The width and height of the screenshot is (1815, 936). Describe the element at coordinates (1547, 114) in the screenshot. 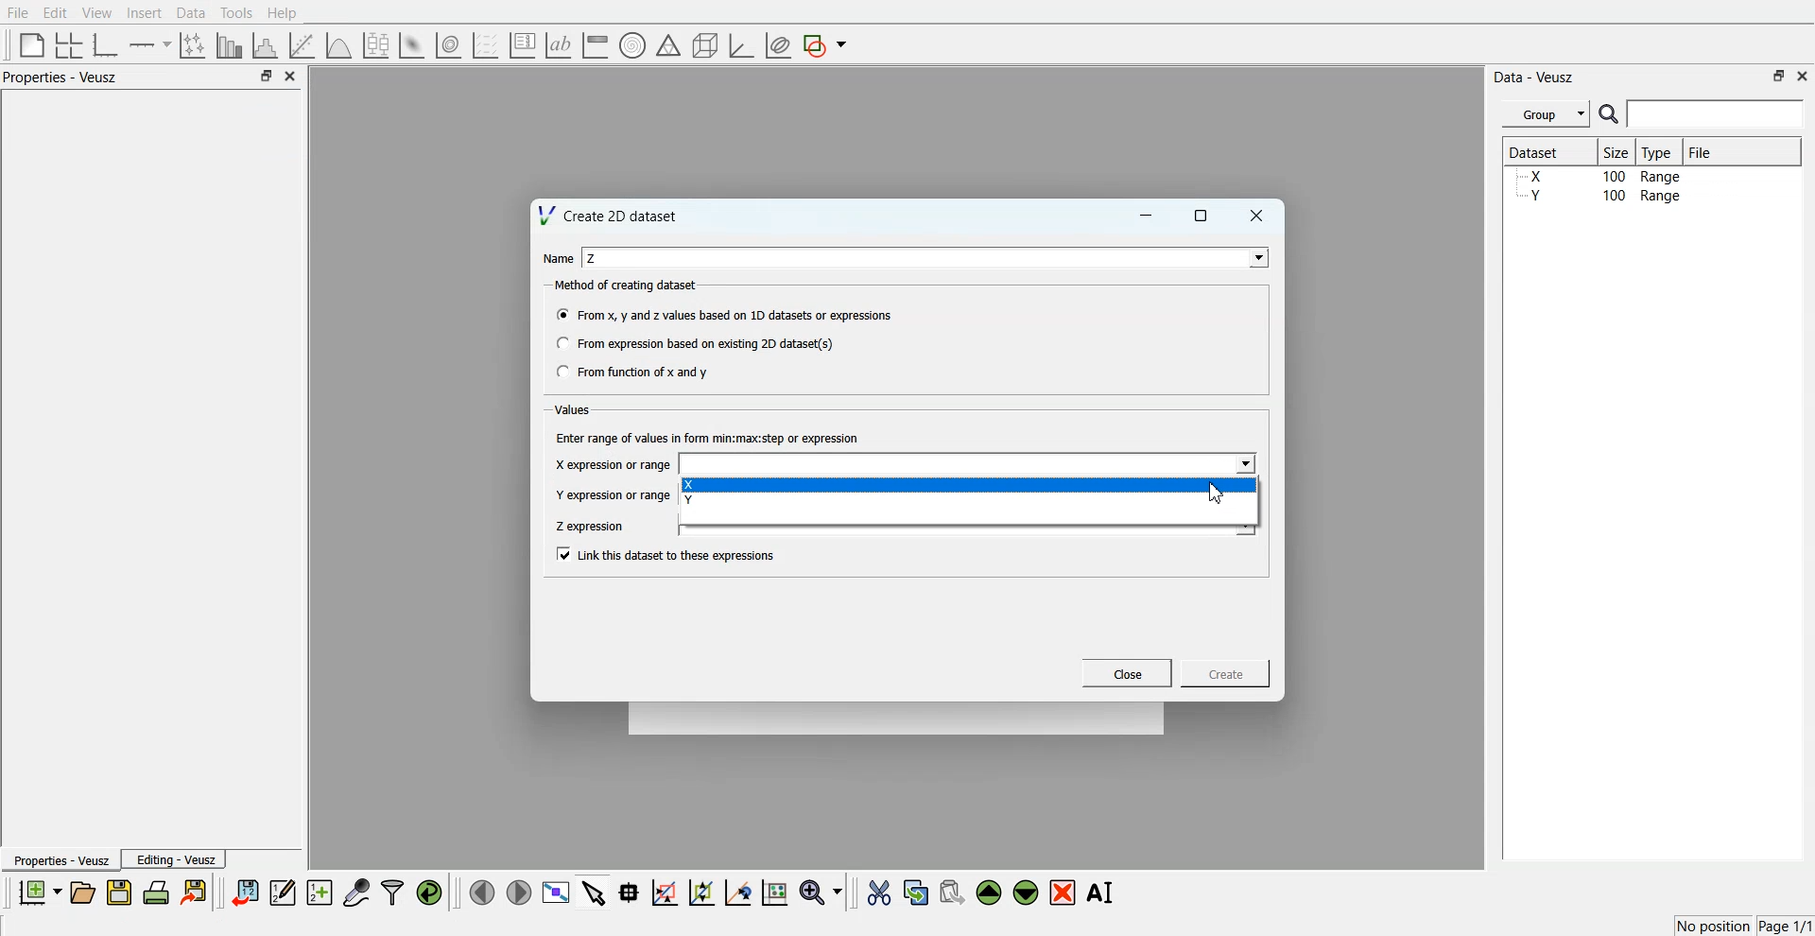

I see `Group` at that location.